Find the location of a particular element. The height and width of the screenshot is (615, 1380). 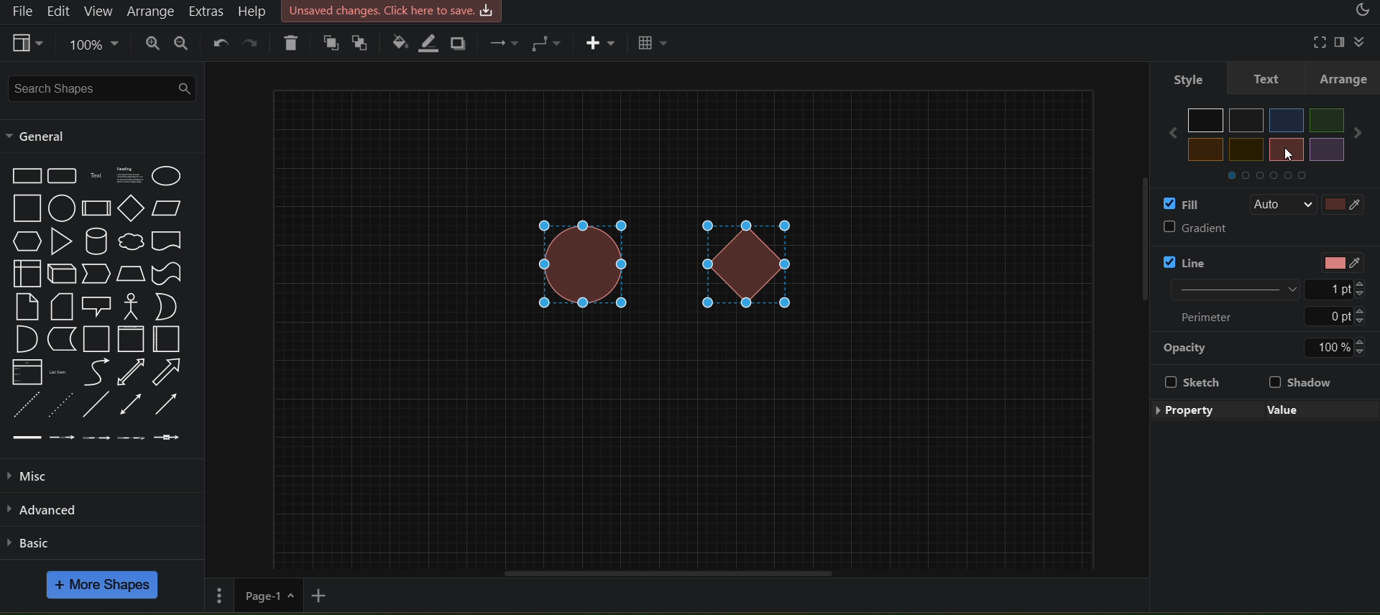

Cylinder is located at coordinates (94, 241).